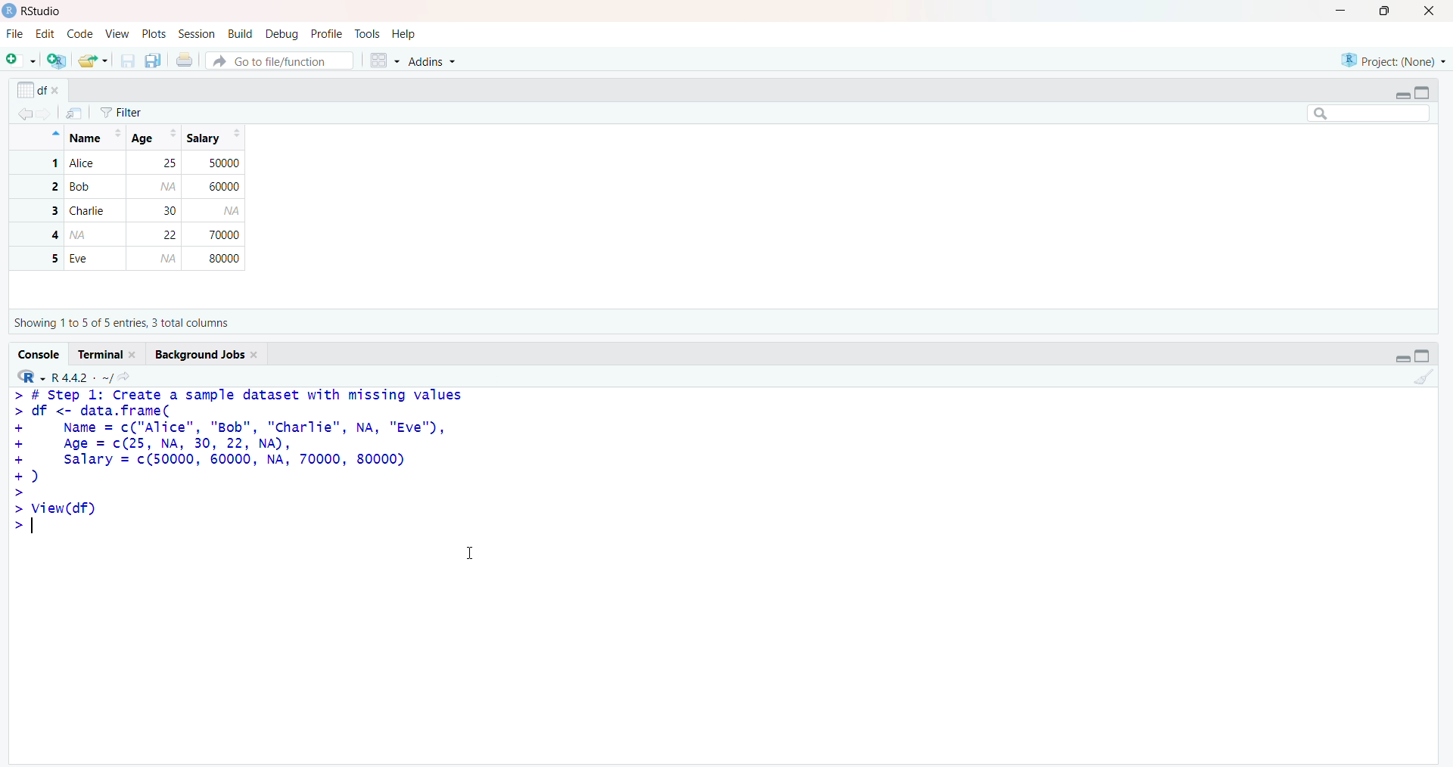  I want to click on 1 Alice 25 50000
2 Bob 60000
3 Charlie 30

4 2 70000
5 Eve 80000, so click(129, 213).